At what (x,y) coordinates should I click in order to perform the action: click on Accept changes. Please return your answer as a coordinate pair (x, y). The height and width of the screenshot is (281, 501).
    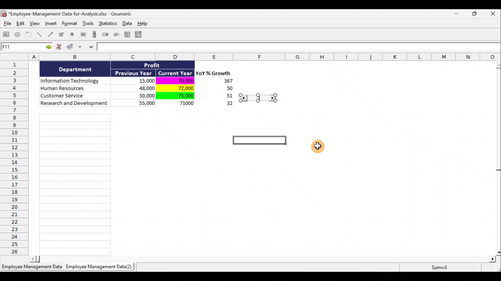
    Looking at the image, I should click on (75, 49).